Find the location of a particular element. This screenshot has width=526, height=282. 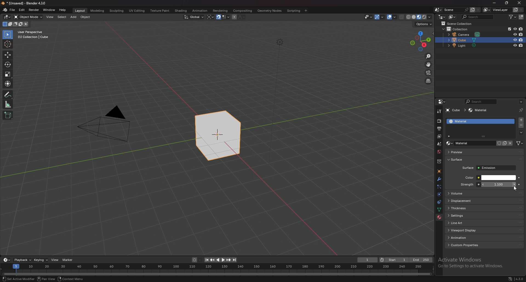

object is located at coordinates (439, 172).